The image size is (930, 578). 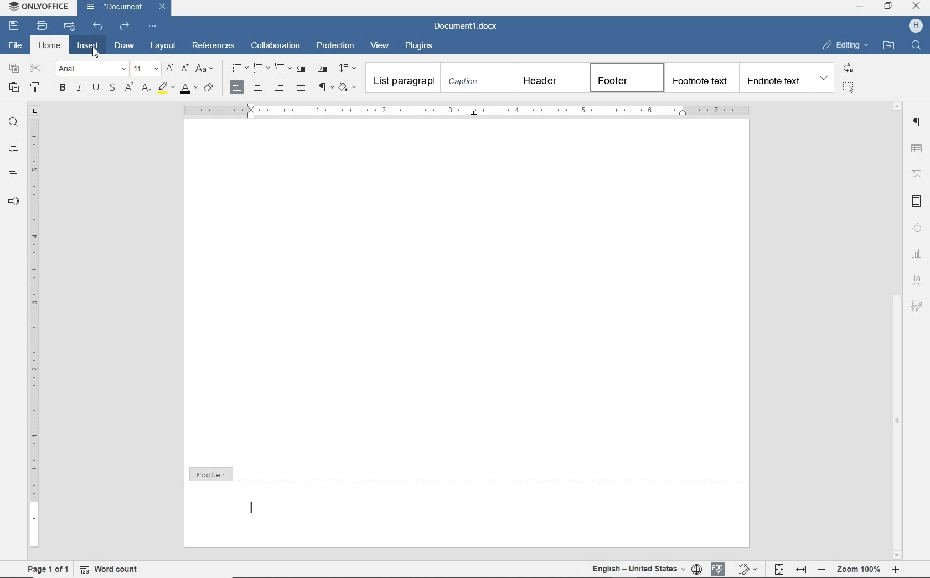 I want to click on open file location, so click(x=890, y=45).